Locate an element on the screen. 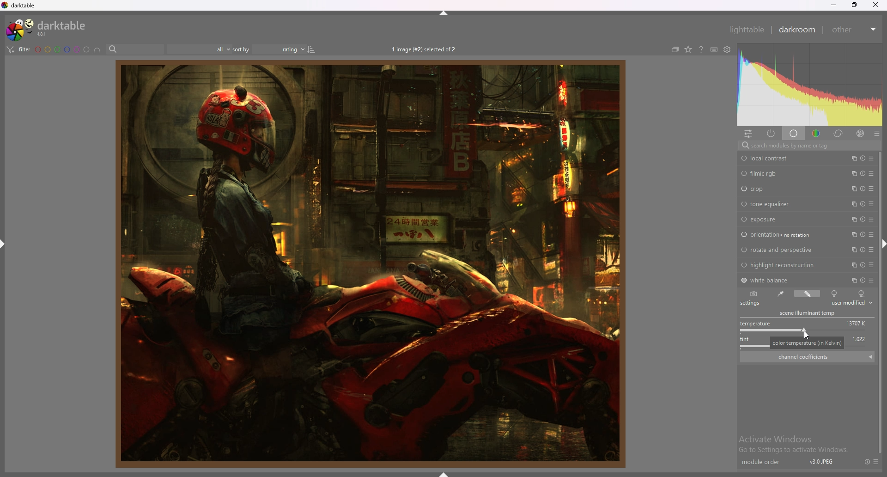 This screenshot has height=477, width=887. close is located at coordinates (875, 5).